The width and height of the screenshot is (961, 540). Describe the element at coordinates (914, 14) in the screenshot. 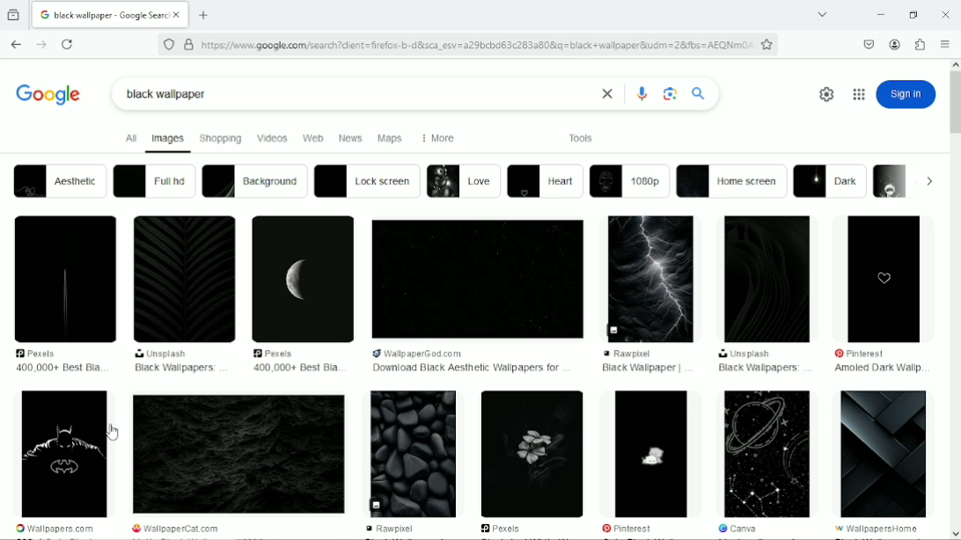

I see `restore down` at that location.